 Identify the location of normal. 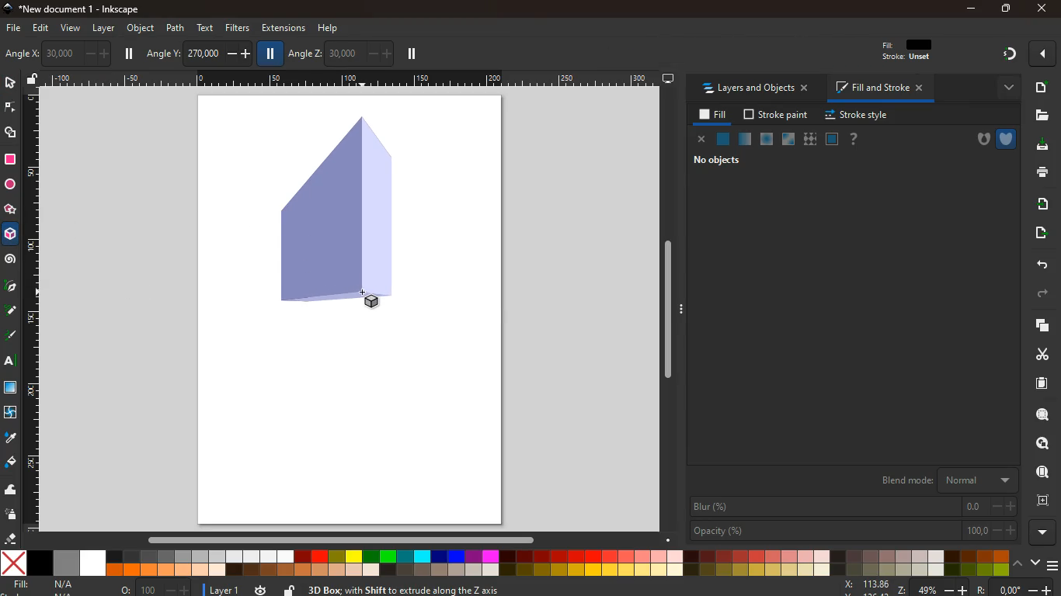
(724, 140).